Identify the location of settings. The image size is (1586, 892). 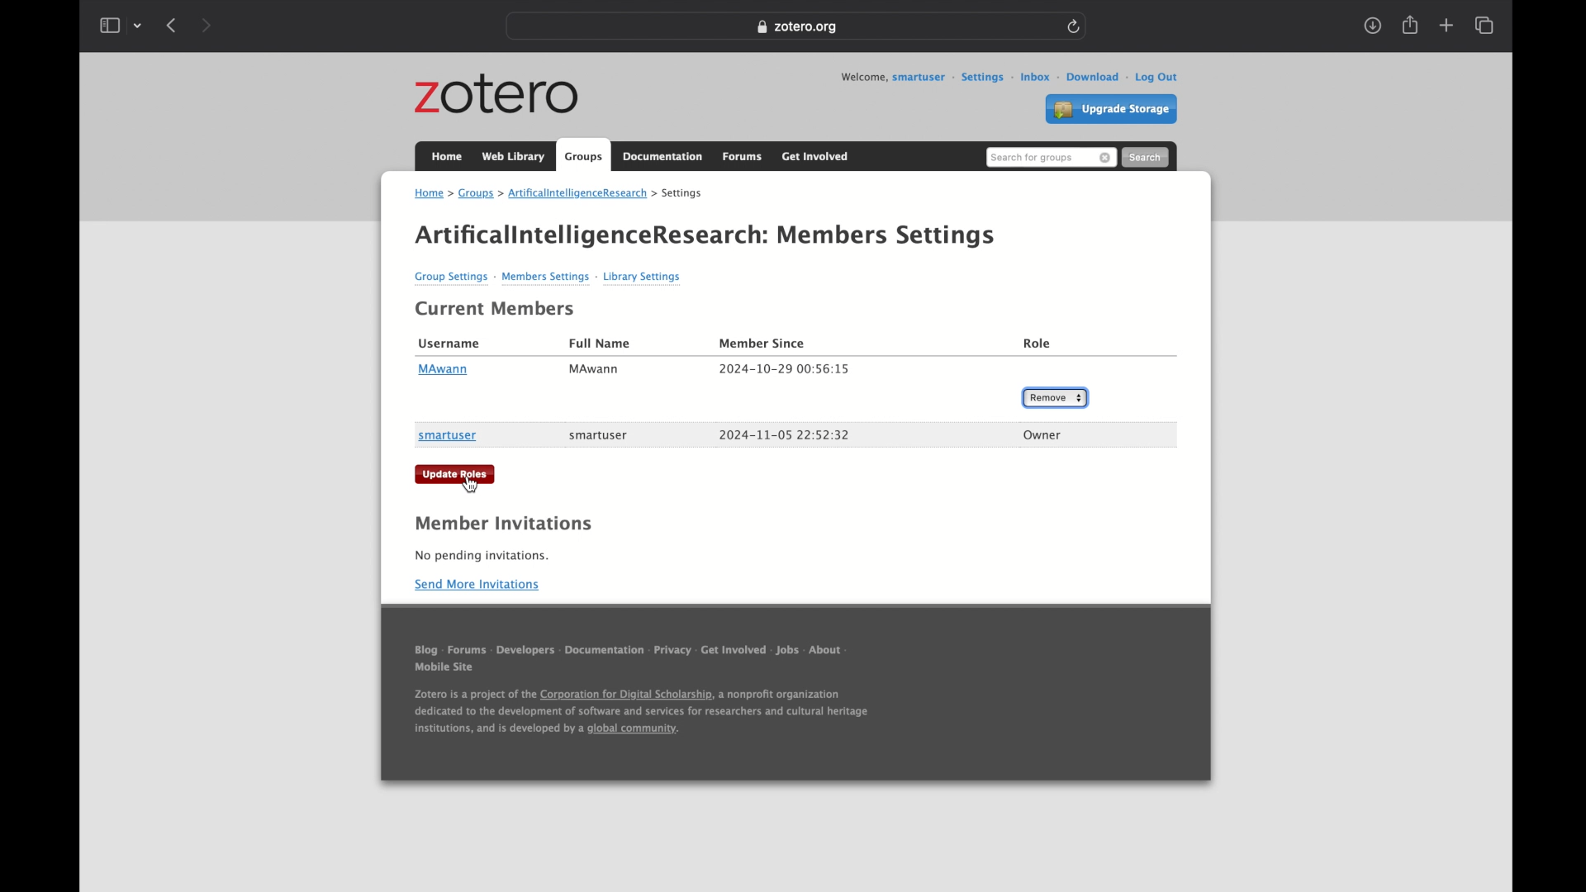
(678, 192).